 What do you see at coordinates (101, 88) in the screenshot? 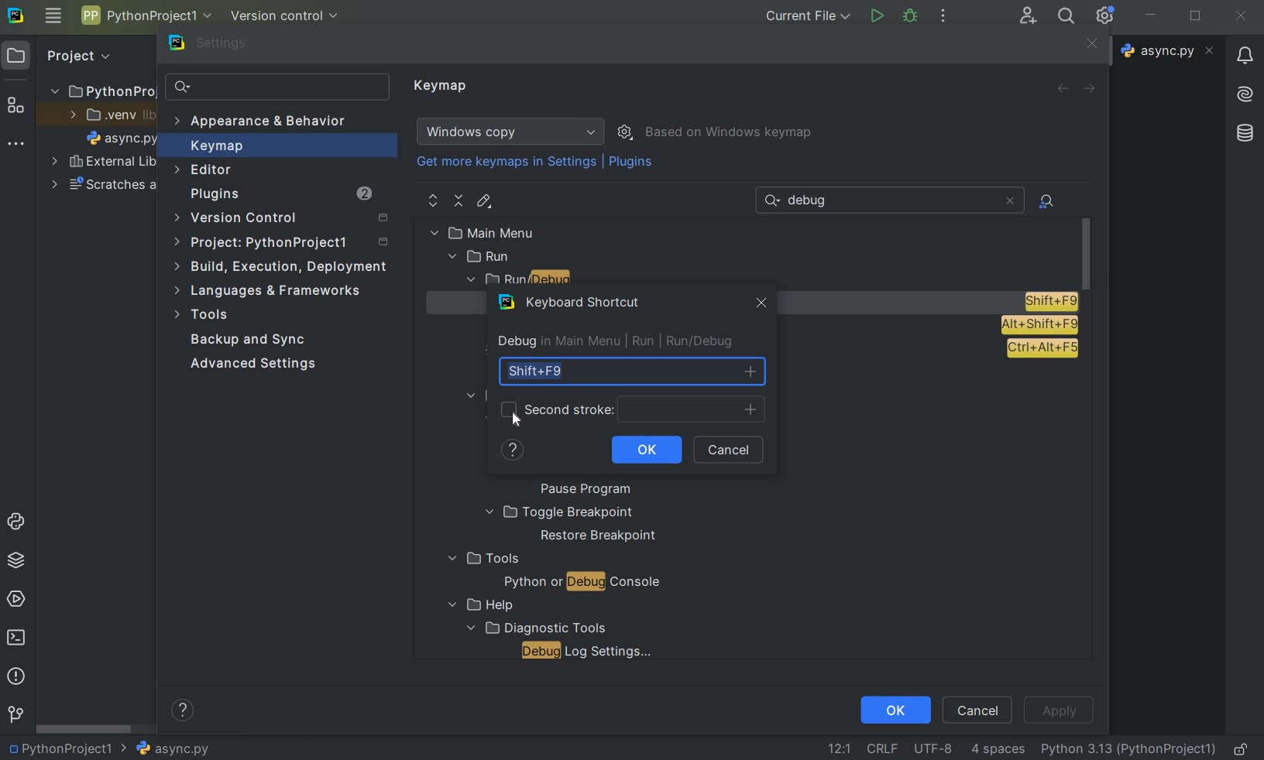
I see `project name` at bounding box center [101, 88].